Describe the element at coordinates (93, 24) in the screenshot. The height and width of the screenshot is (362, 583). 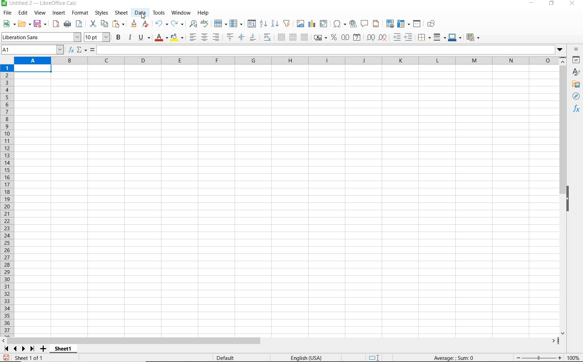
I see `cut` at that location.